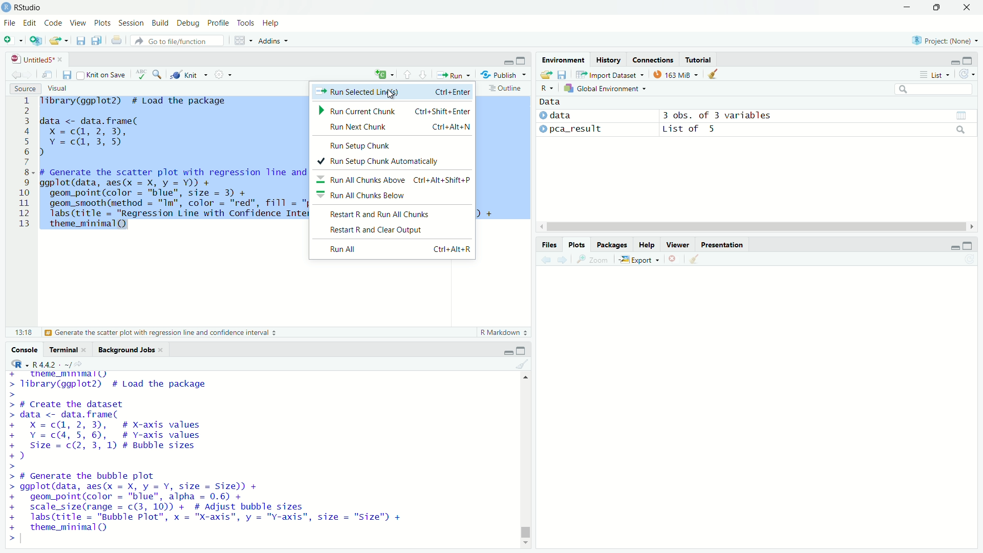 The height and width of the screenshot is (553, 983). What do you see at coordinates (62, 59) in the screenshot?
I see `close` at bounding box center [62, 59].